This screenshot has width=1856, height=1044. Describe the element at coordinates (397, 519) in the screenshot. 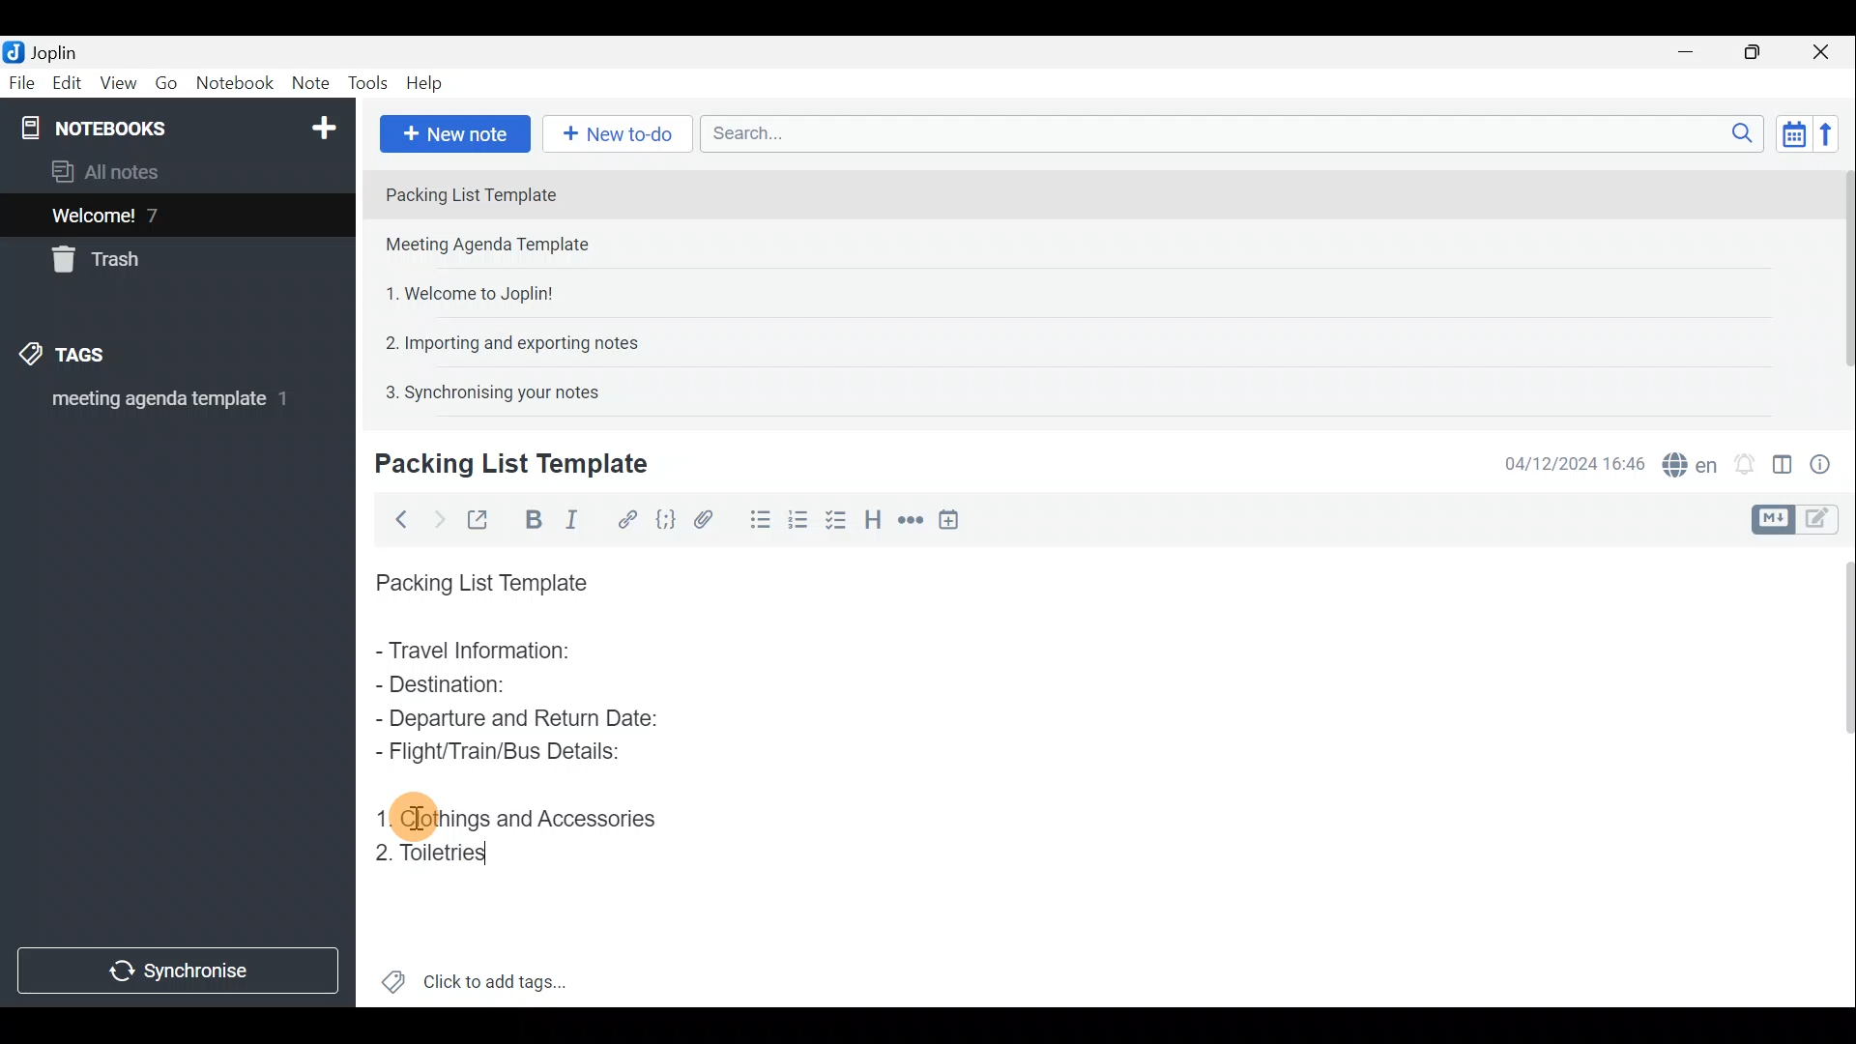

I see `Back` at that location.